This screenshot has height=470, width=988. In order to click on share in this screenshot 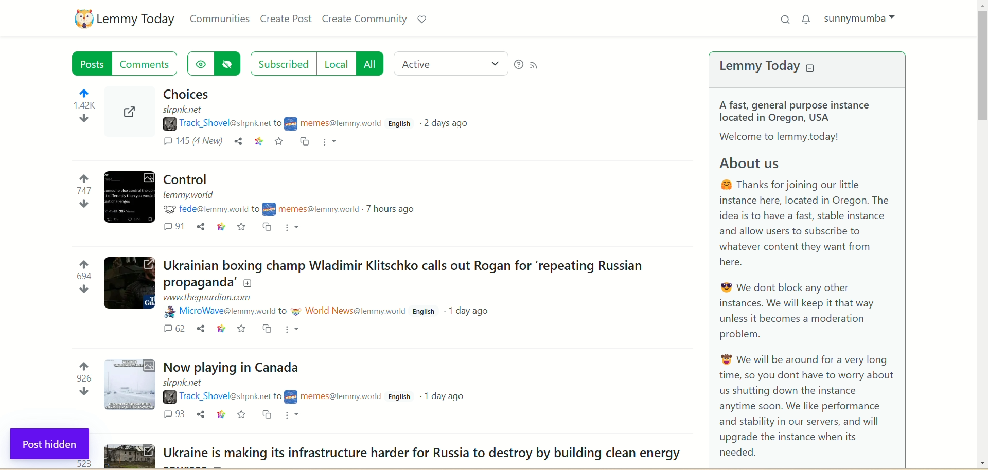, I will do `click(200, 328)`.